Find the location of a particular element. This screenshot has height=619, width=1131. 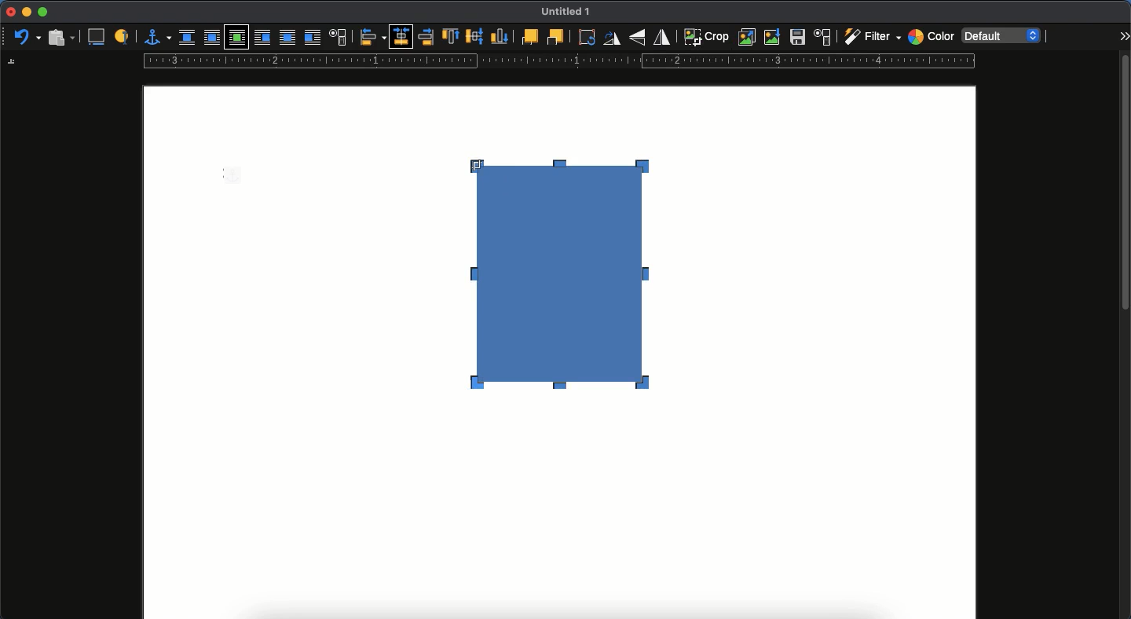

before is located at coordinates (262, 38).